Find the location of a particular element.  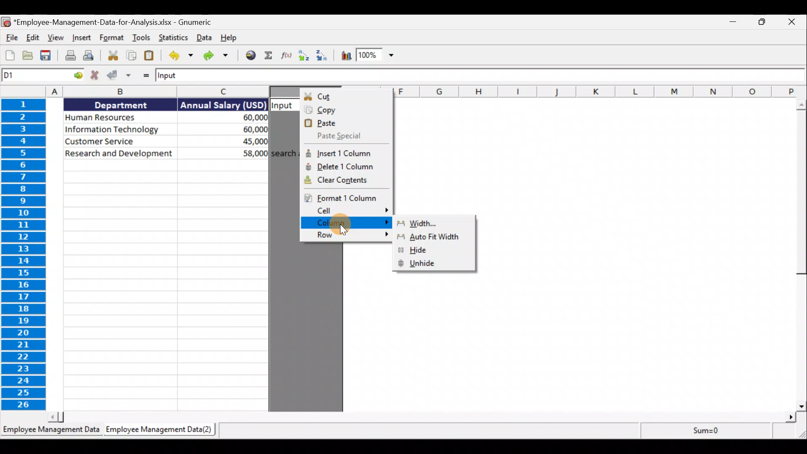

Close is located at coordinates (794, 21).